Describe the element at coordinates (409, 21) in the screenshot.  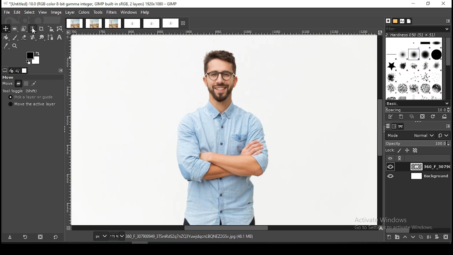
I see `document history` at that location.